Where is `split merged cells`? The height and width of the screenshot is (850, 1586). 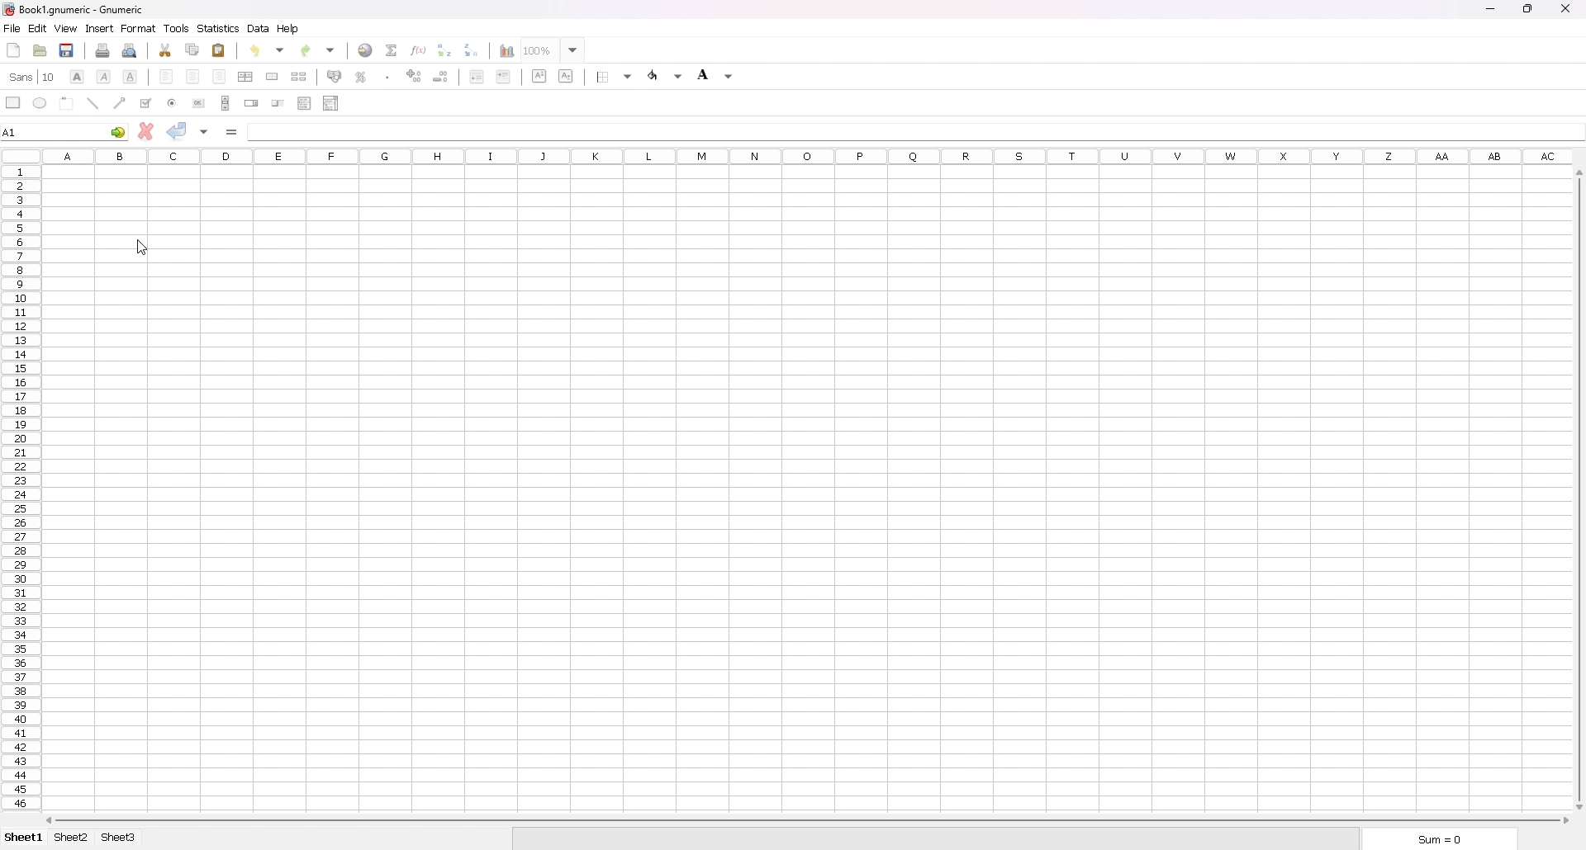
split merged cells is located at coordinates (299, 77).